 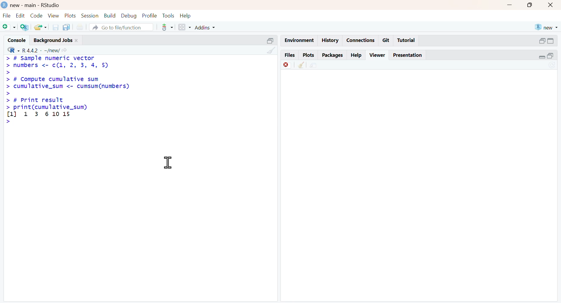 I want to click on share folder as, so click(x=40, y=27).